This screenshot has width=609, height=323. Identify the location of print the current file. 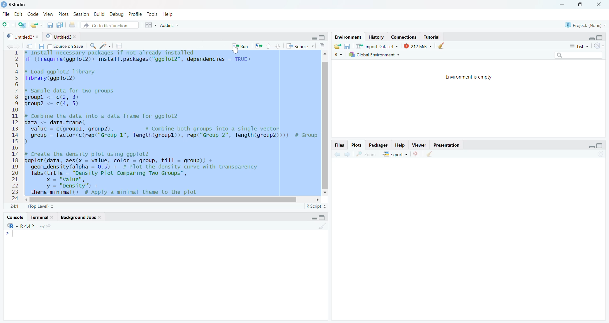
(73, 25).